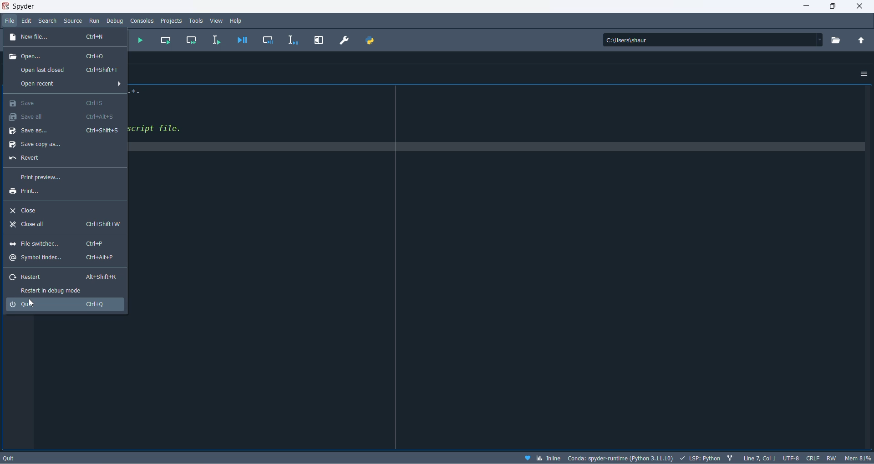 This screenshot has width=874, height=464. Describe the element at coordinates (94, 21) in the screenshot. I see `run` at that location.